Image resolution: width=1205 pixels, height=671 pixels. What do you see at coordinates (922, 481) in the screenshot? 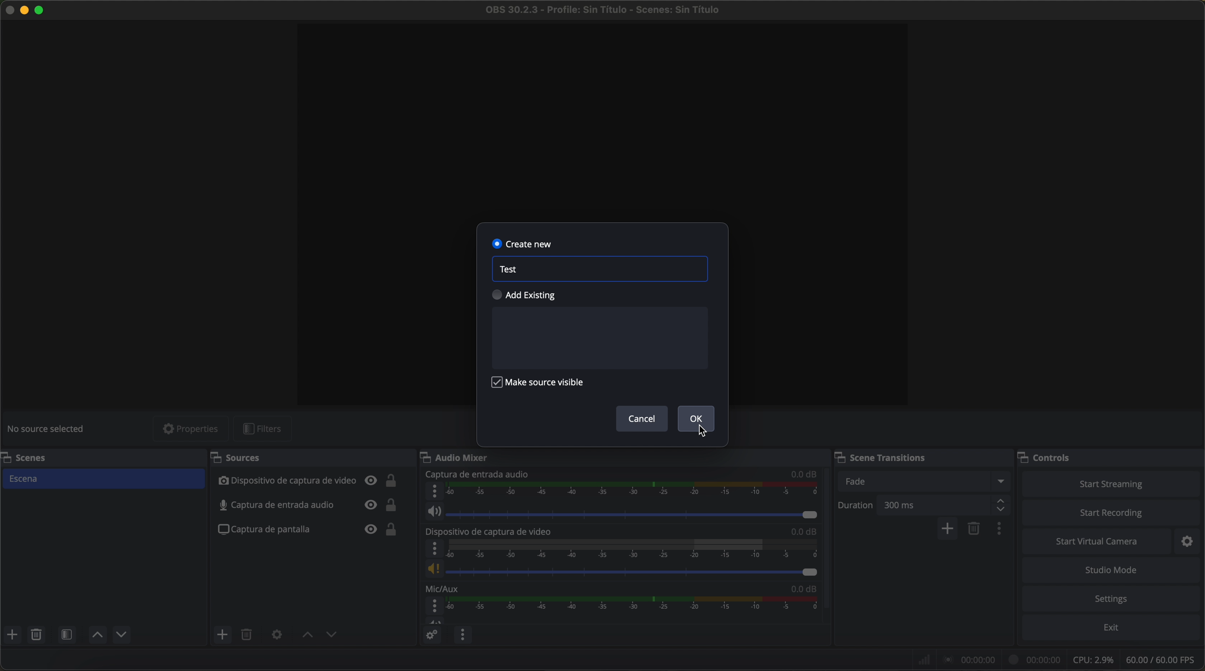
I see `fade` at bounding box center [922, 481].